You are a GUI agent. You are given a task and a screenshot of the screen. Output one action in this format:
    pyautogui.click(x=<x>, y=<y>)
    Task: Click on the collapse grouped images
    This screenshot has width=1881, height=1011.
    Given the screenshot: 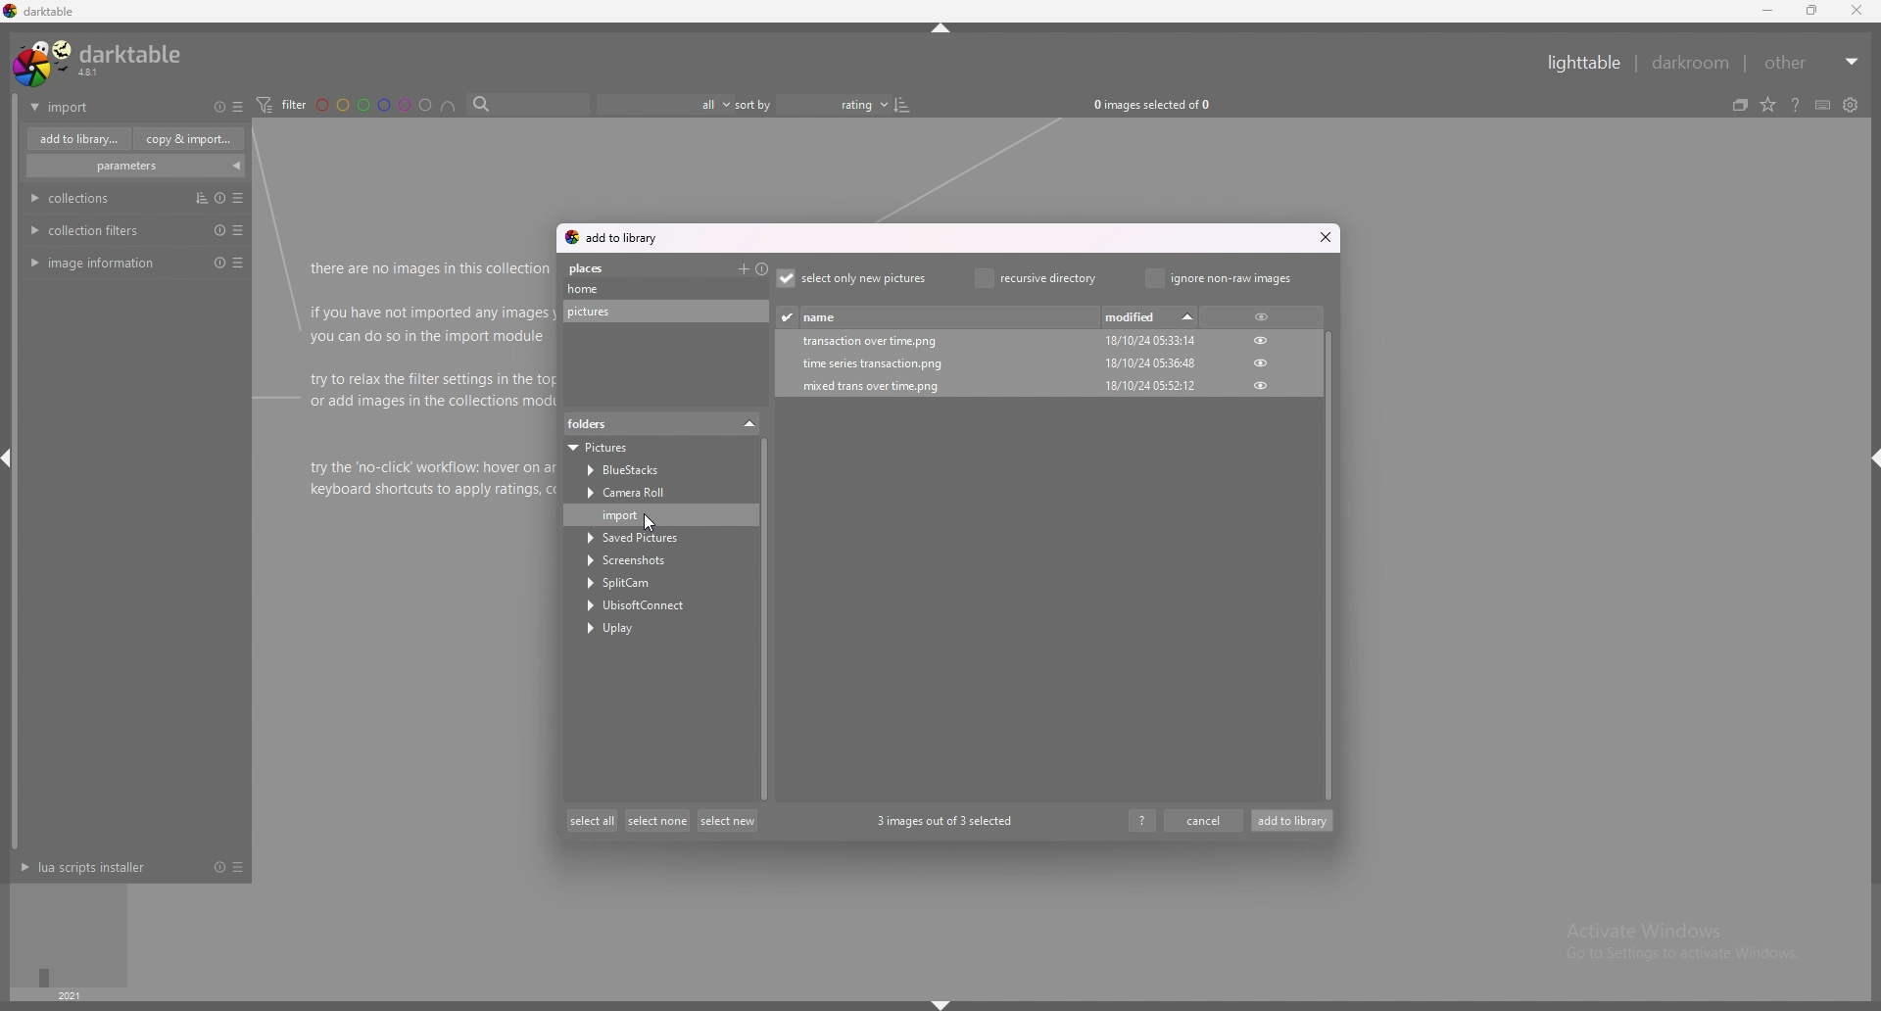 What is the action you would take?
    pyautogui.click(x=1740, y=105)
    